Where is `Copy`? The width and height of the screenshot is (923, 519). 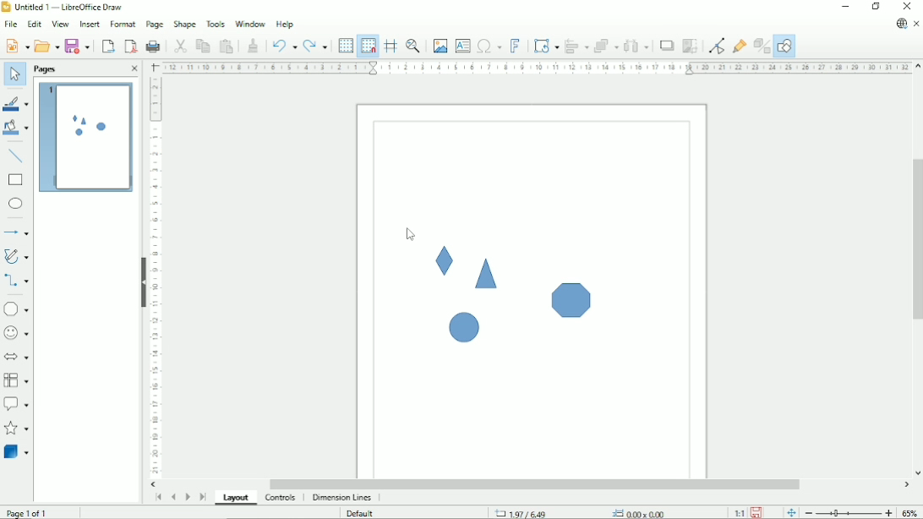 Copy is located at coordinates (202, 45).